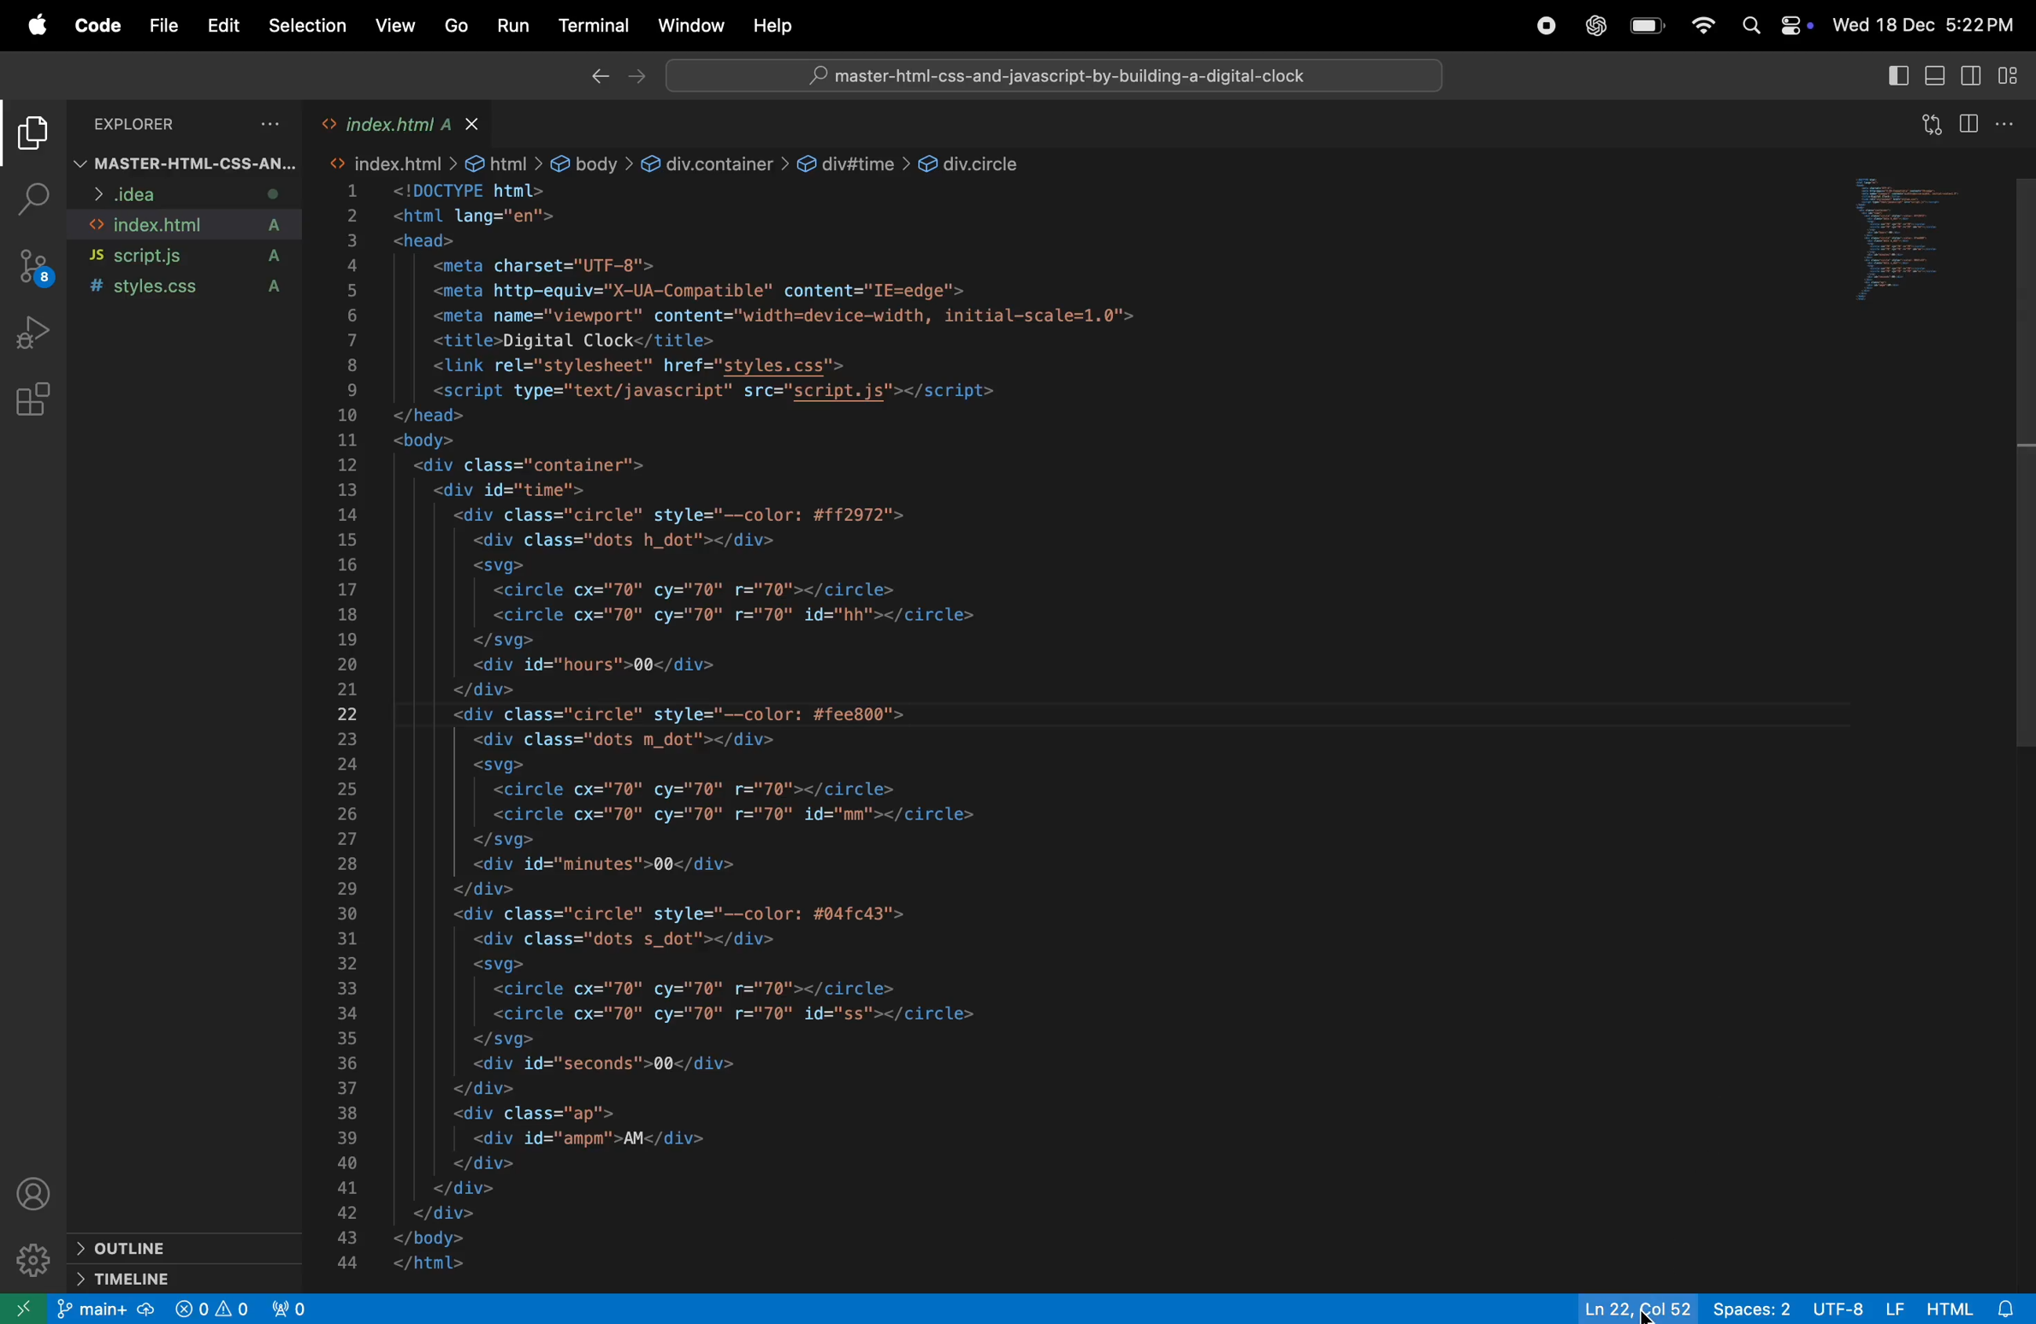 The image size is (2036, 1324). What do you see at coordinates (717, 160) in the screenshot?
I see `link` at bounding box center [717, 160].